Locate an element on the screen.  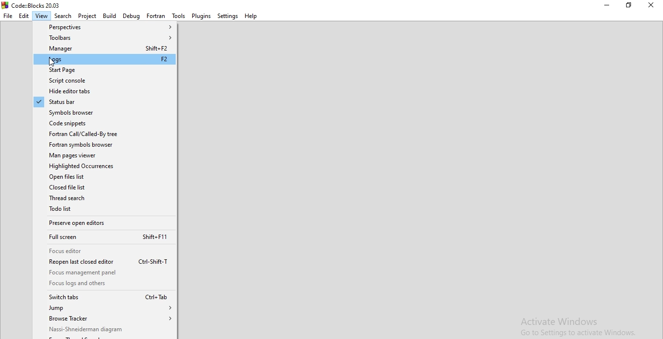
Todo list is located at coordinates (106, 209).